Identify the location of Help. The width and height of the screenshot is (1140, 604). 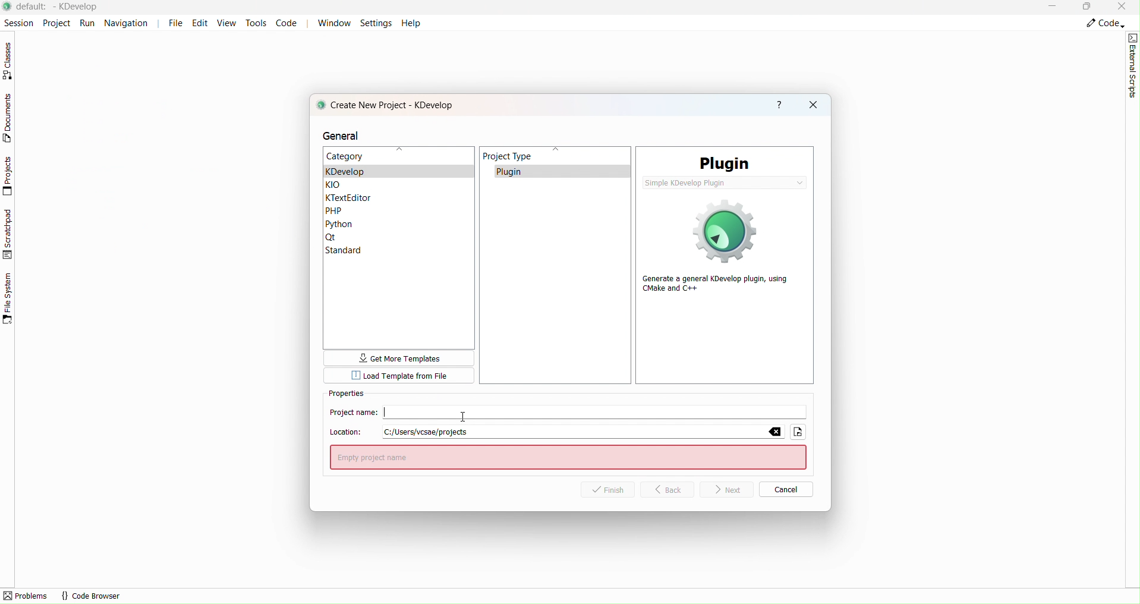
(411, 23).